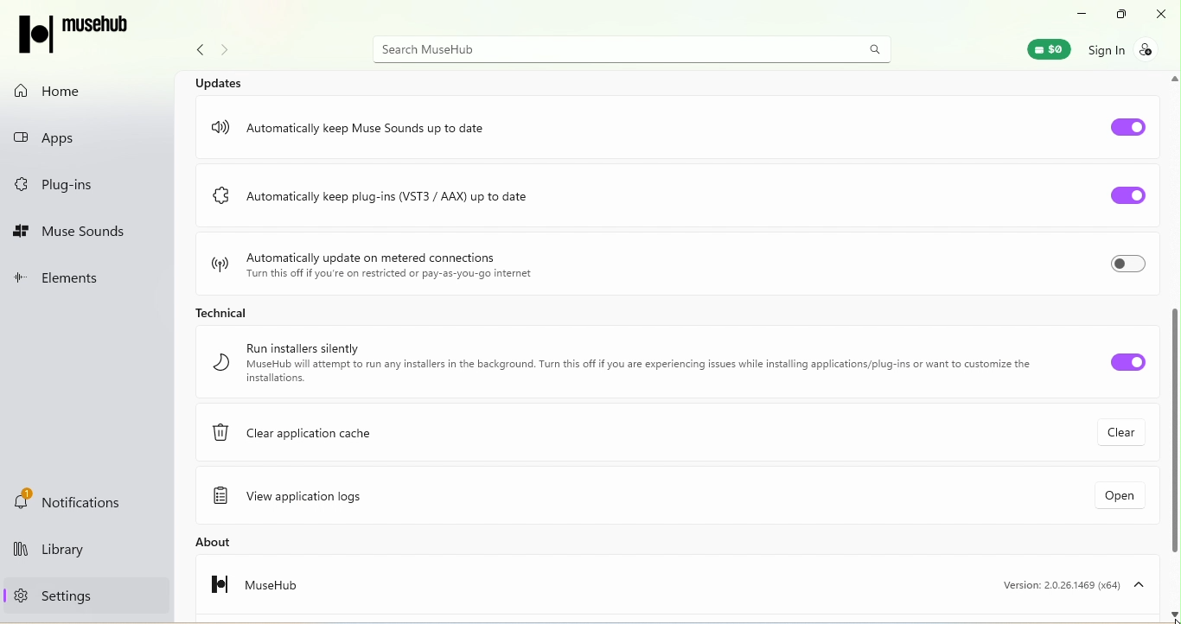 This screenshot has height=624, width=1181. What do you see at coordinates (1076, 12) in the screenshot?
I see `minimize` at bounding box center [1076, 12].